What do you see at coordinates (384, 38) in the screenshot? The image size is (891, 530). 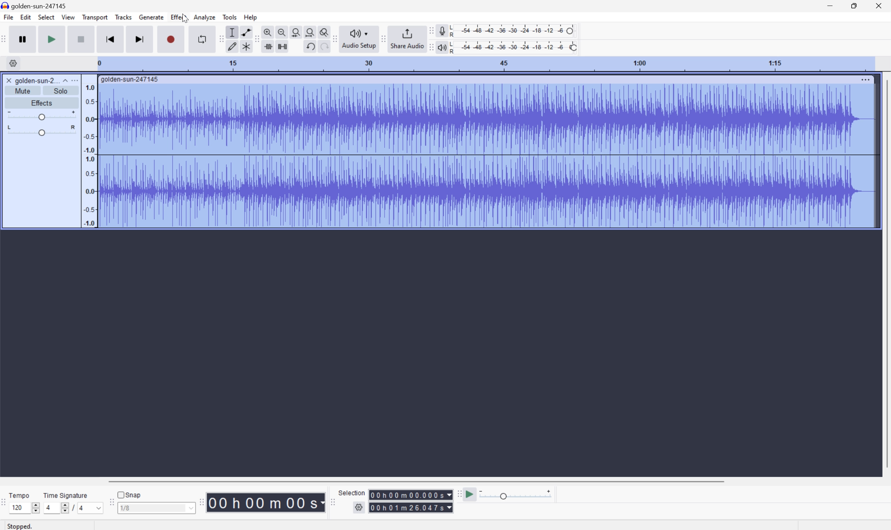 I see `Audacity share audio toolbar` at bounding box center [384, 38].